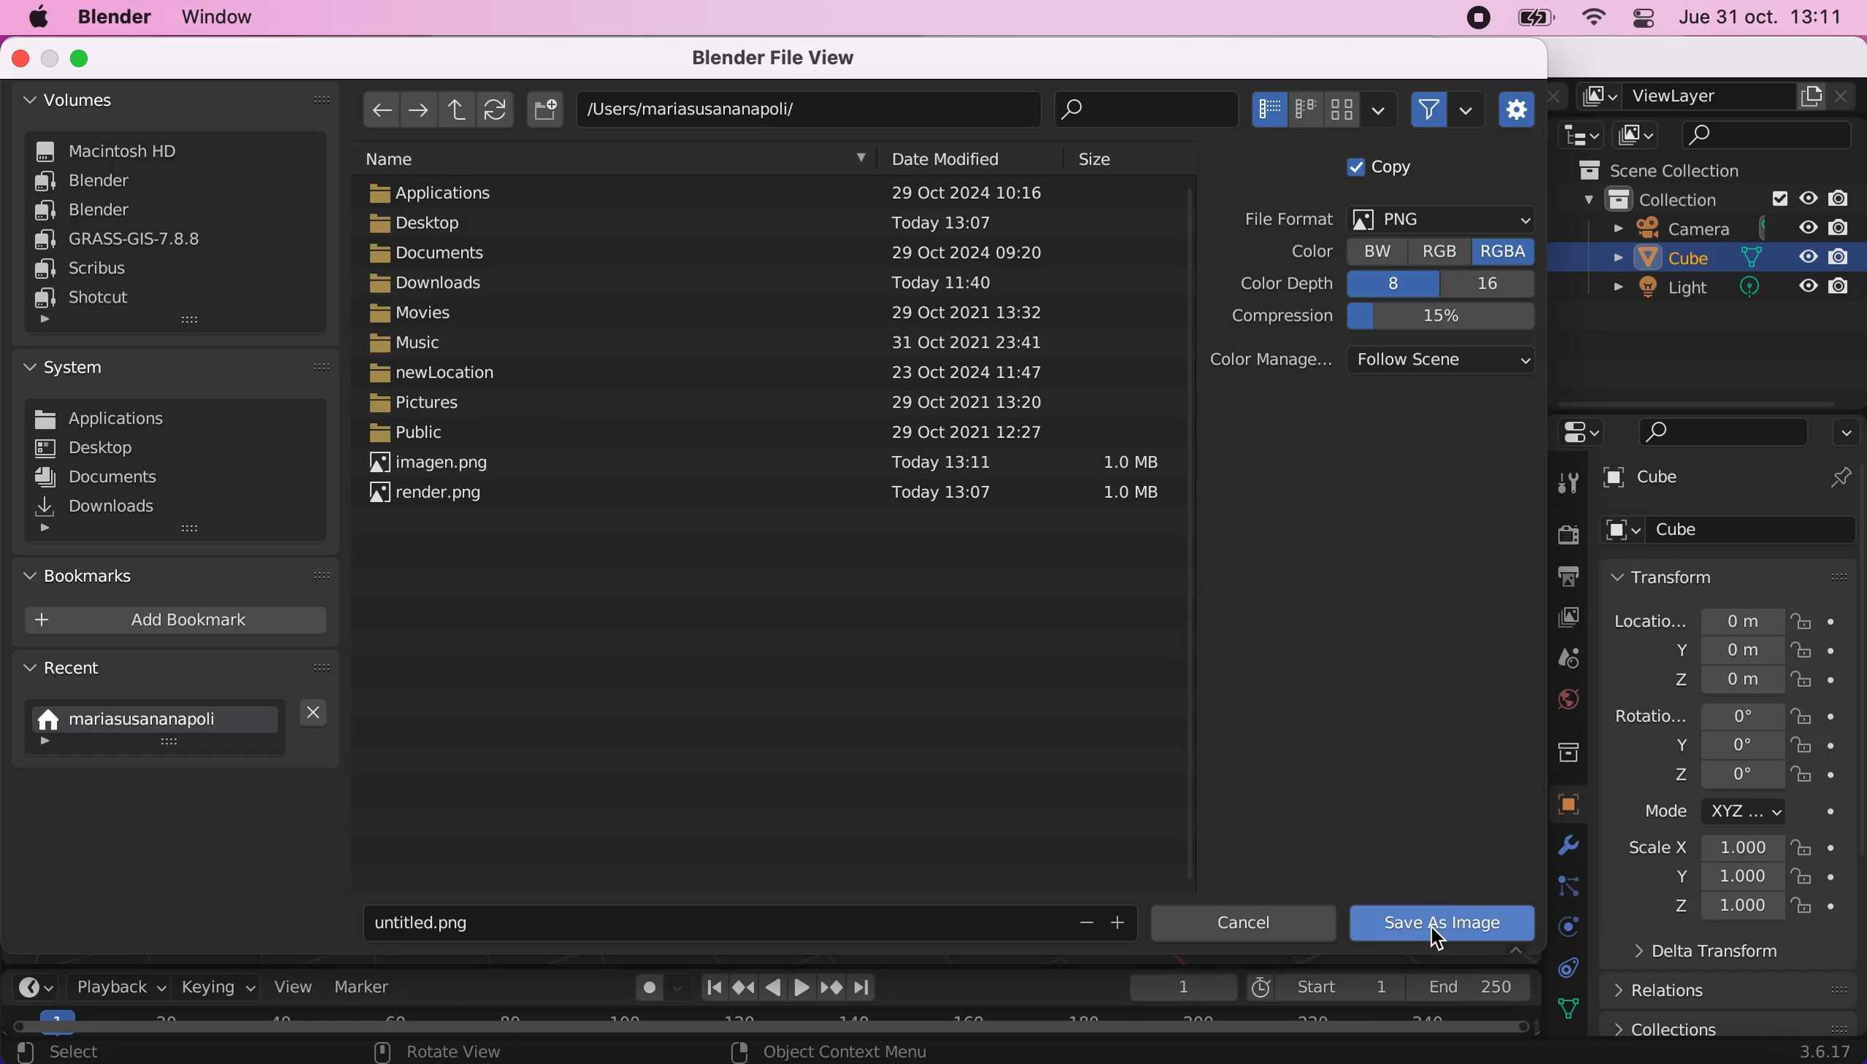  I want to click on constraints, so click(1570, 888).